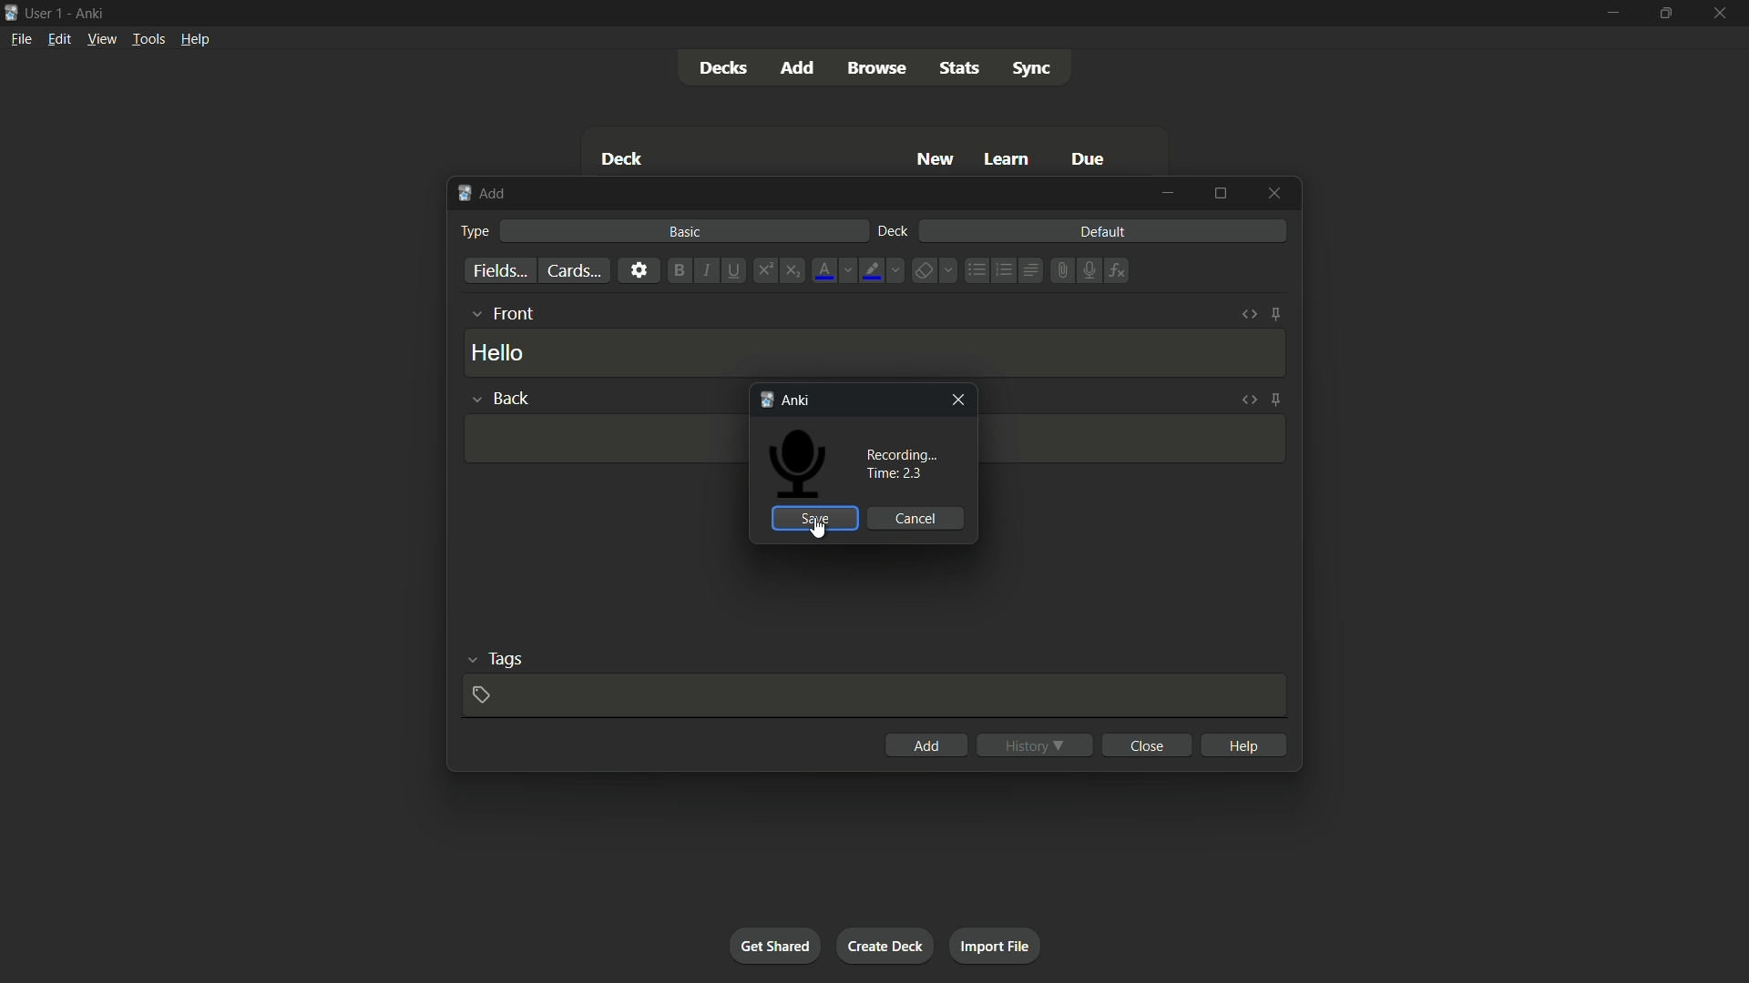 The width and height of the screenshot is (1749, 983). I want to click on anki, so click(787, 402).